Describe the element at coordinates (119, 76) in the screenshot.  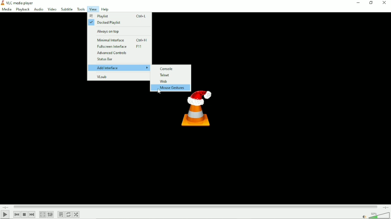
I see `VLsub` at that location.